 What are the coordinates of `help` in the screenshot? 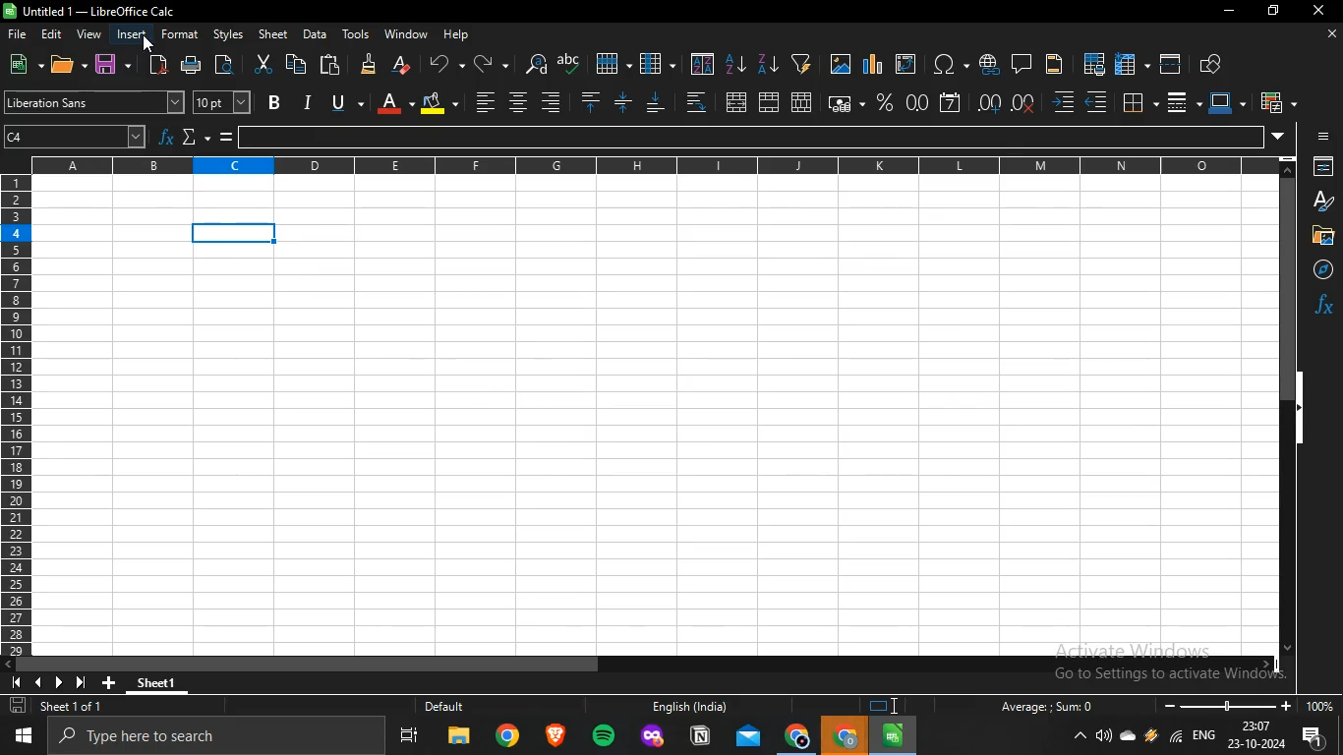 It's located at (459, 35).